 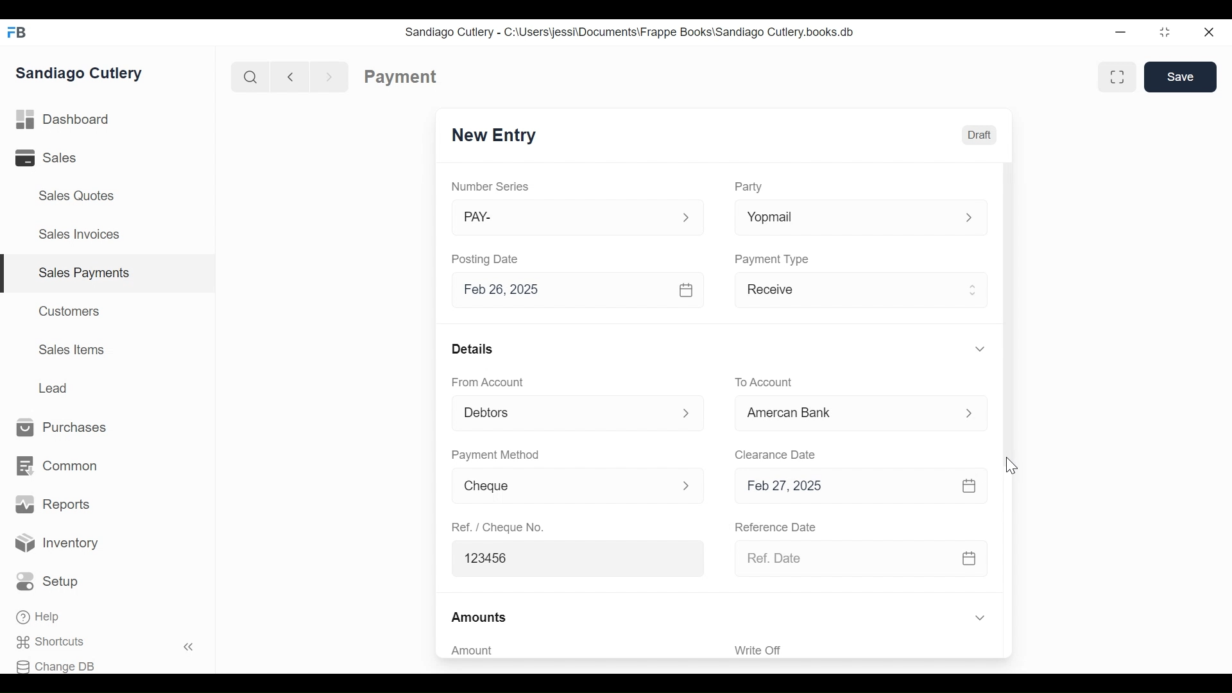 I want to click on Expand, so click(x=686, y=218).